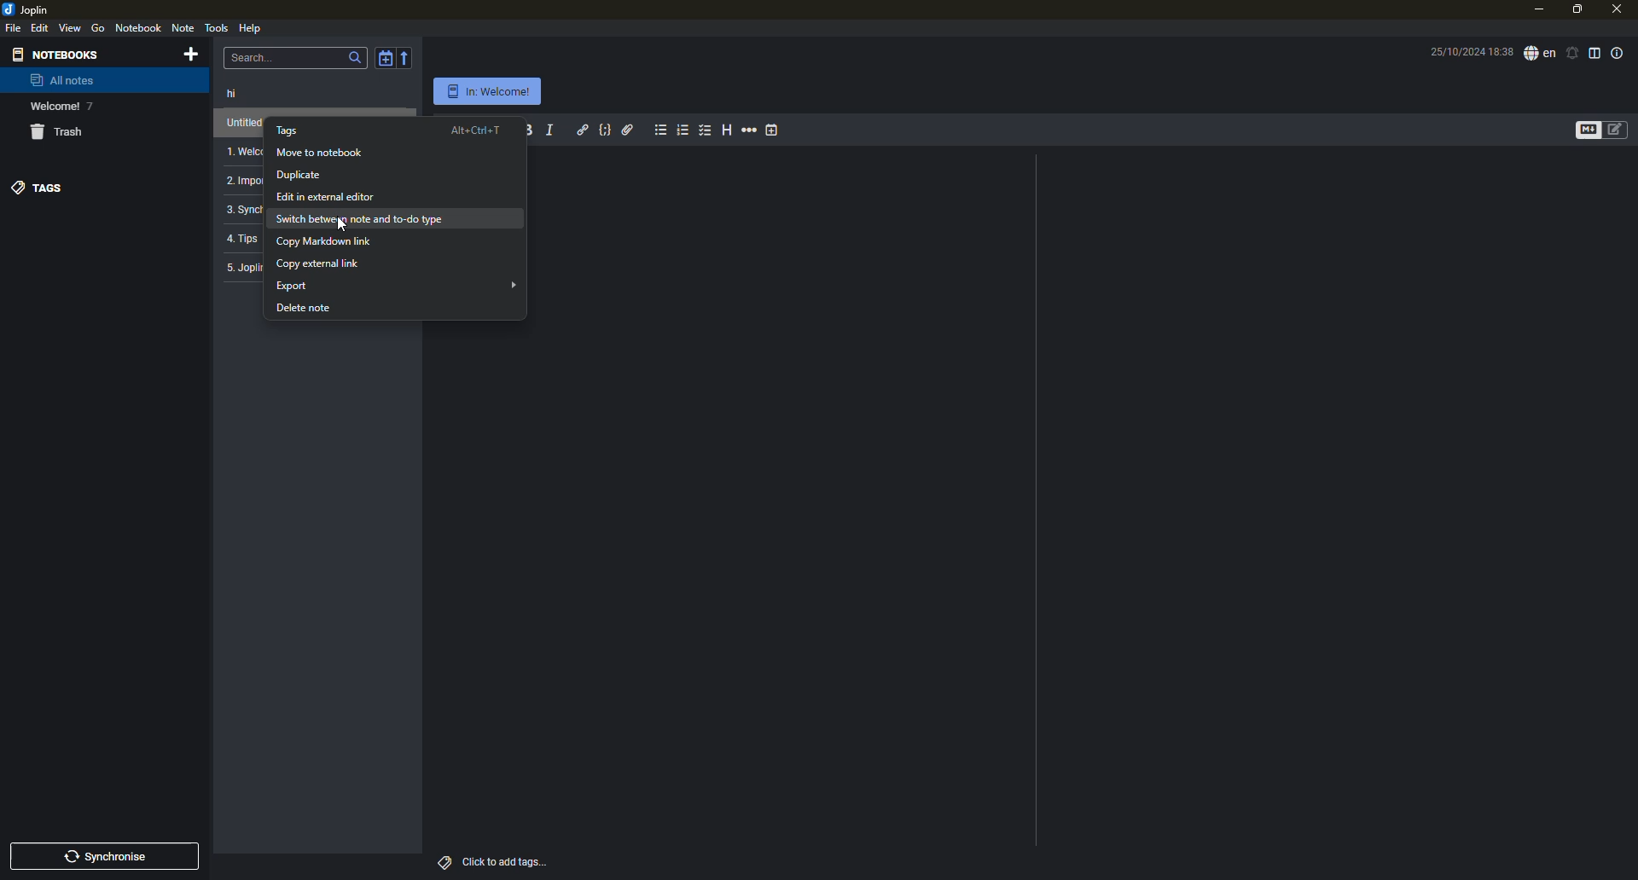 Image resolution: width=1638 pixels, height=880 pixels. Describe the element at coordinates (1540, 54) in the screenshot. I see `spell checker` at that location.